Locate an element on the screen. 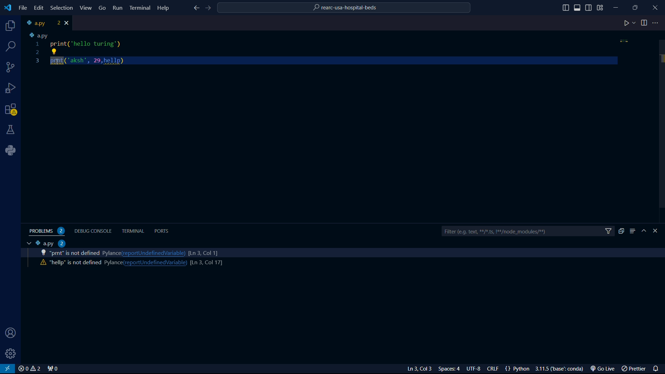 This screenshot has width=665, height=374. {} Python is located at coordinates (518, 369).